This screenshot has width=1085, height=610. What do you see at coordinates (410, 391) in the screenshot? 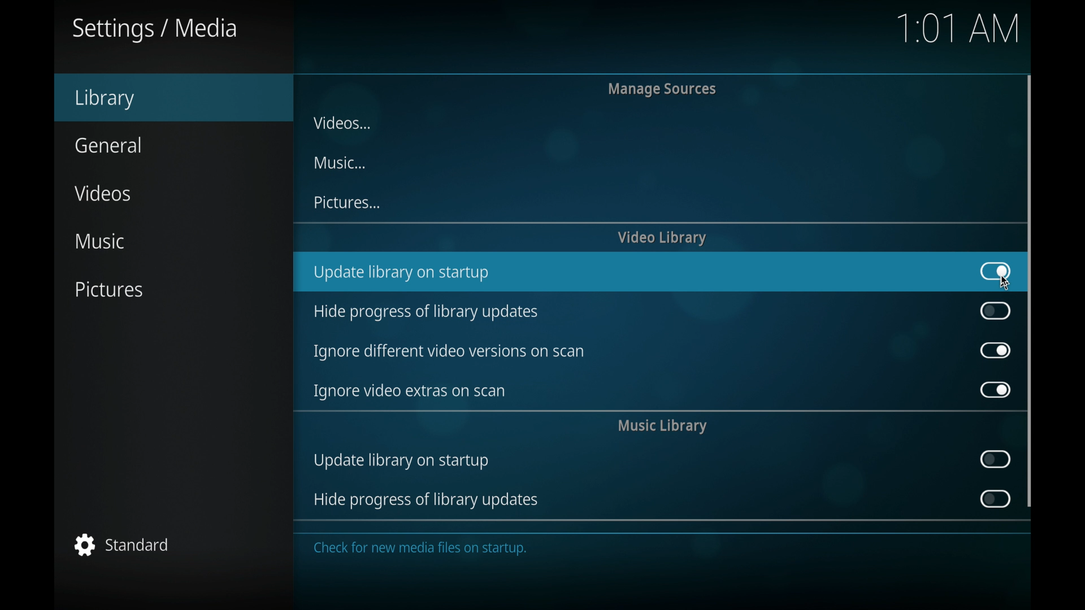
I see `ignore video extras on scan` at bounding box center [410, 391].